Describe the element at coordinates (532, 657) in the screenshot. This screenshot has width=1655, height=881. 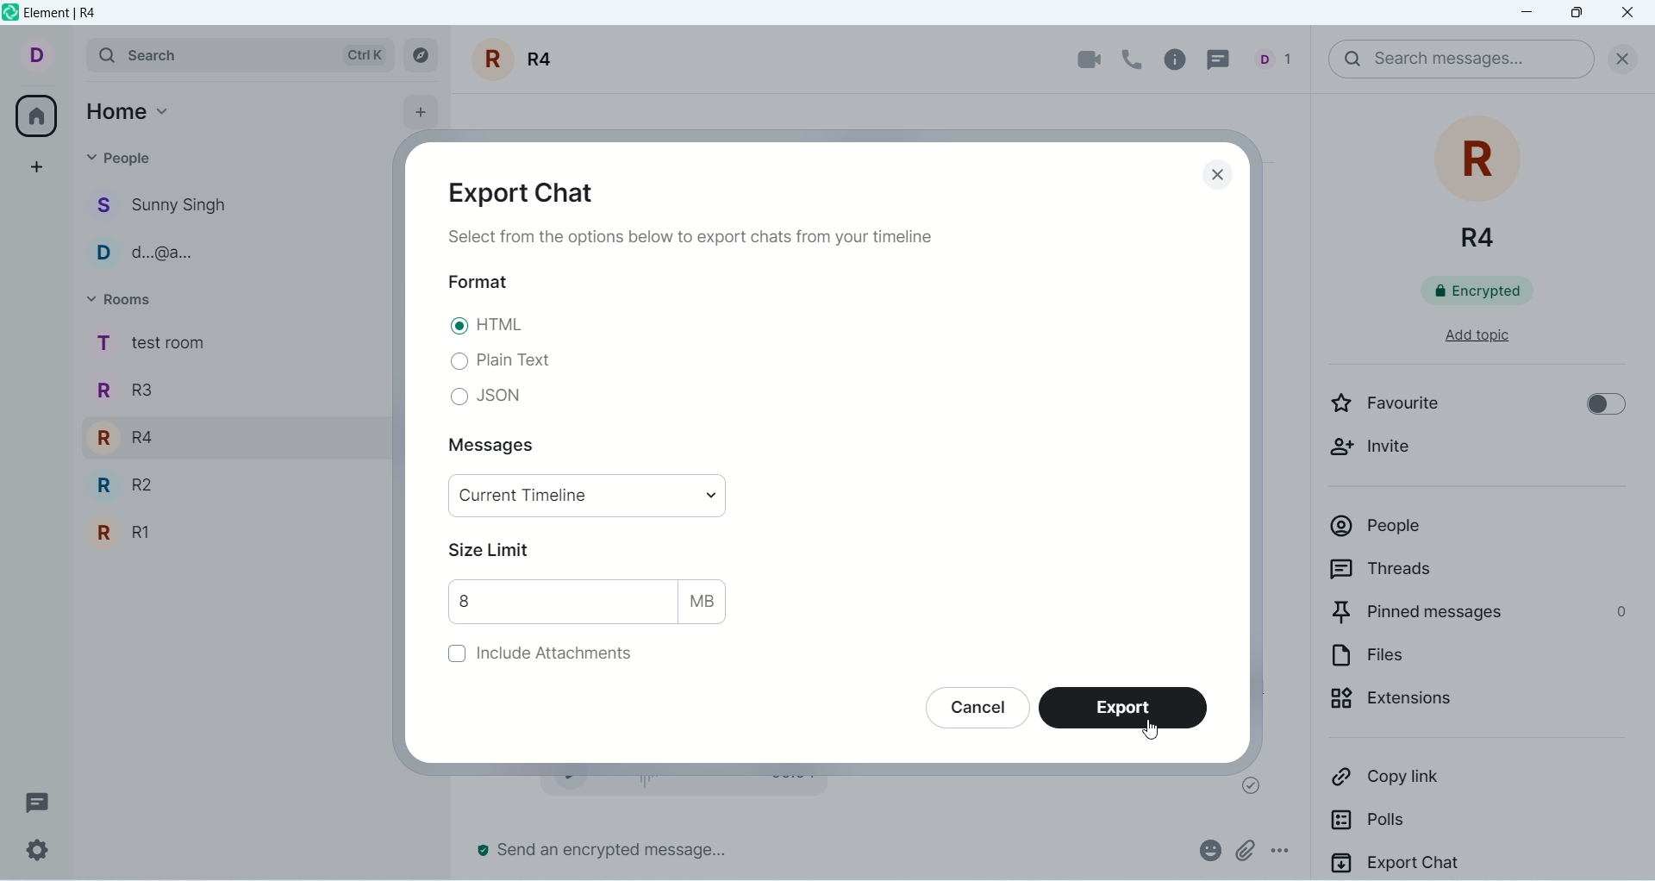
I see `include attchments` at that location.